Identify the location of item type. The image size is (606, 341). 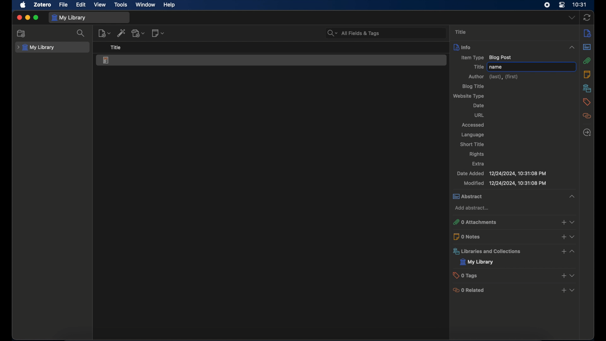
(487, 57).